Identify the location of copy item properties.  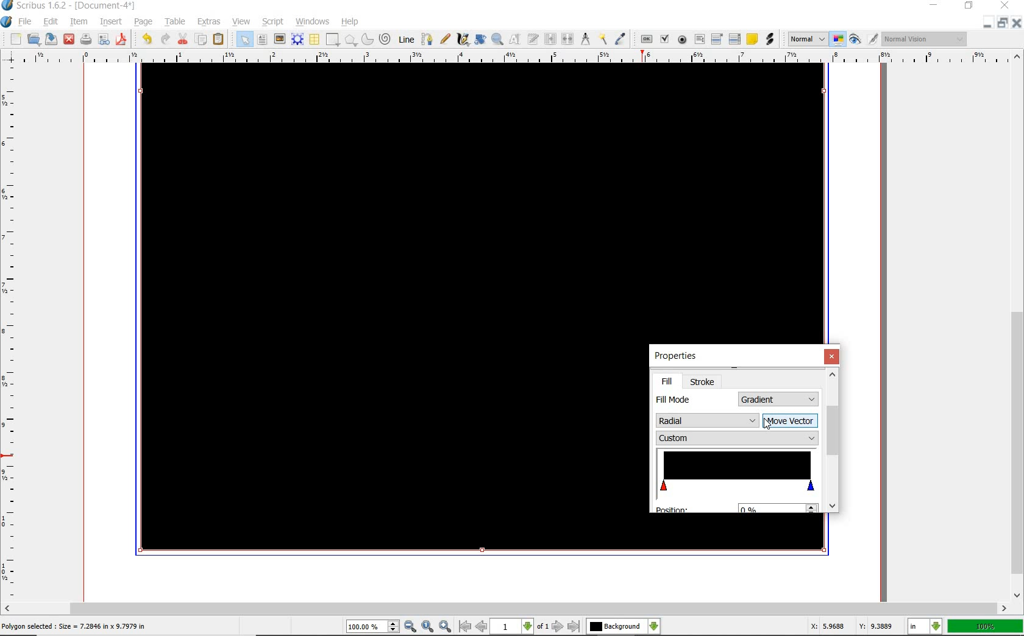
(603, 39).